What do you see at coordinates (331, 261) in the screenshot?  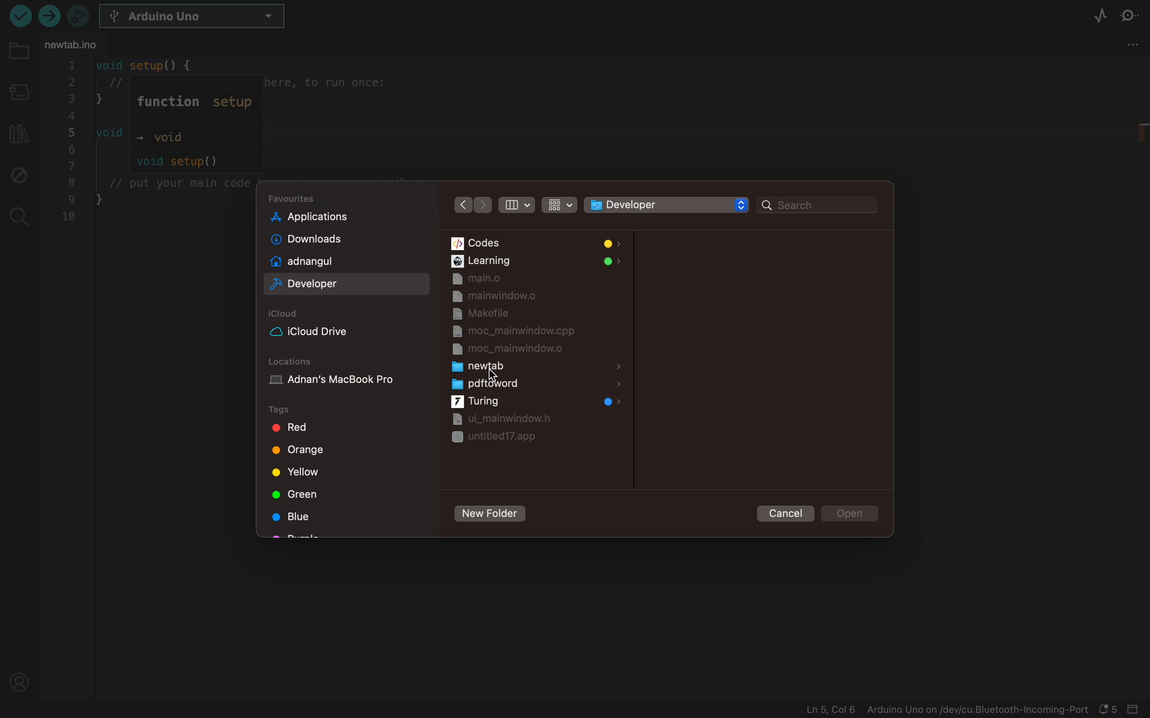 I see `adnan` at bounding box center [331, 261].